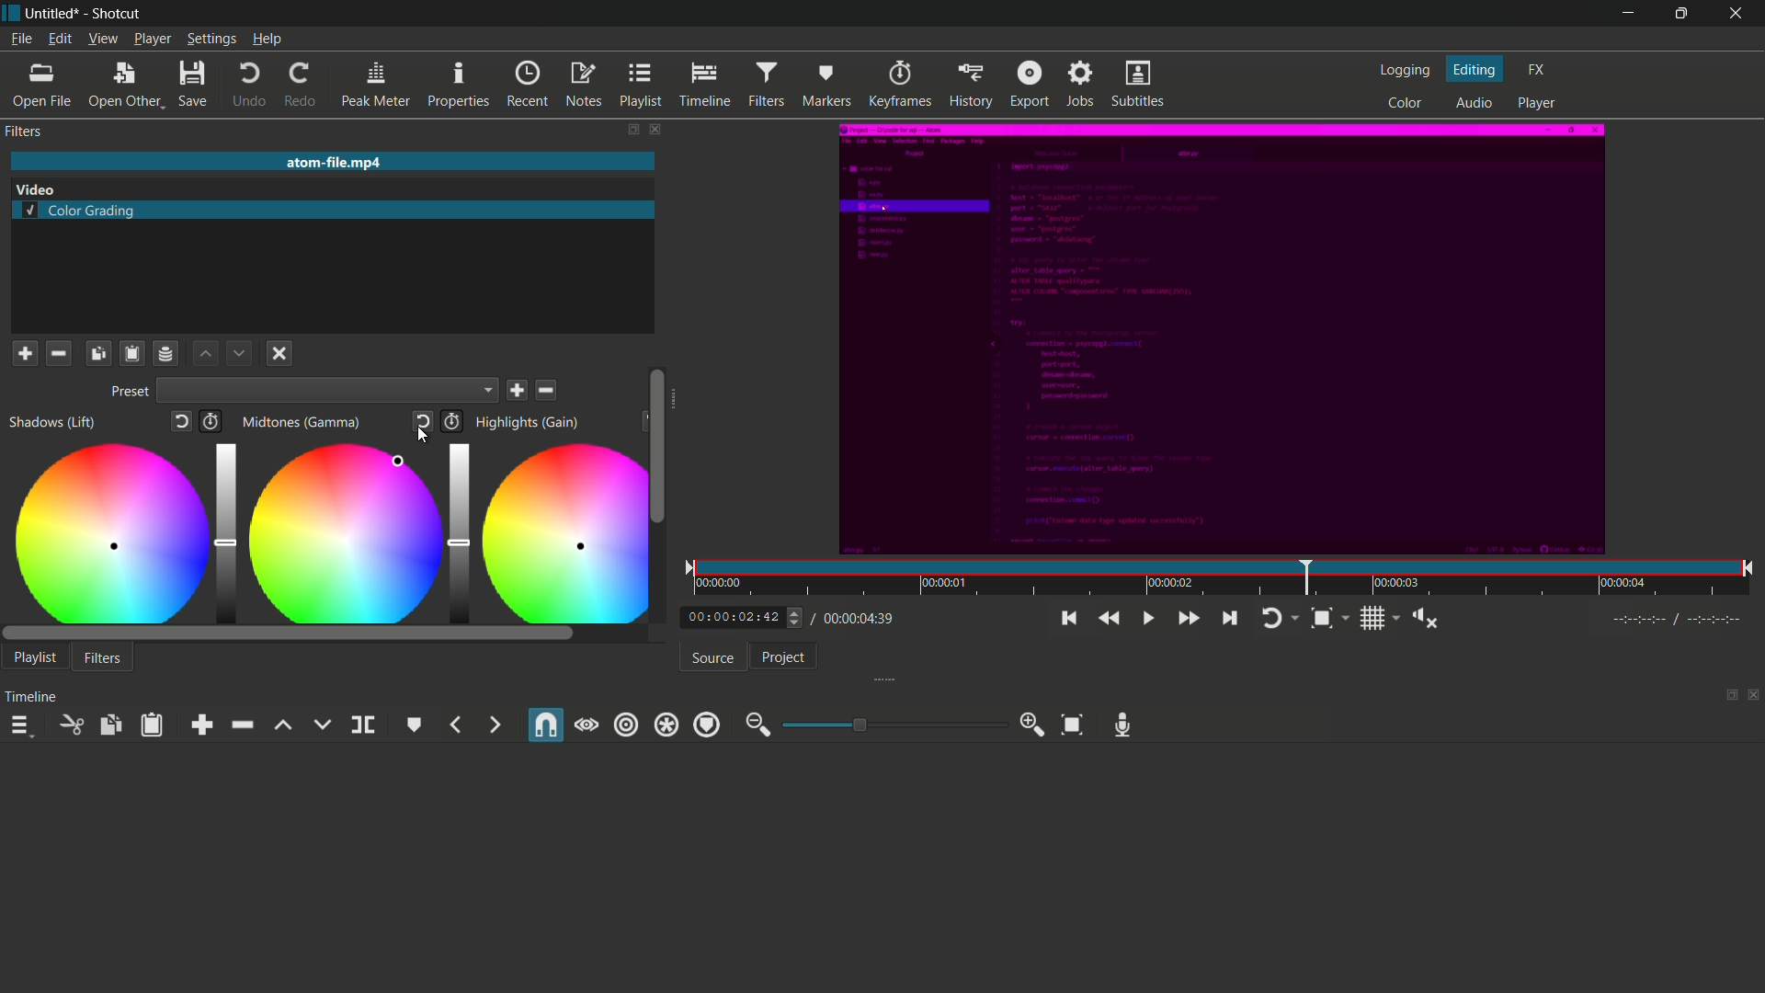 Image resolution: width=1765 pixels, height=993 pixels. What do you see at coordinates (127, 393) in the screenshot?
I see `Present` at bounding box center [127, 393].